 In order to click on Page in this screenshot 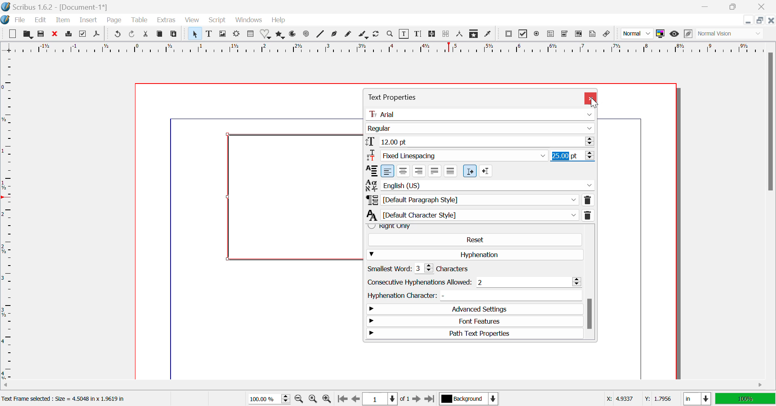, I will do `click(116, 21)`.